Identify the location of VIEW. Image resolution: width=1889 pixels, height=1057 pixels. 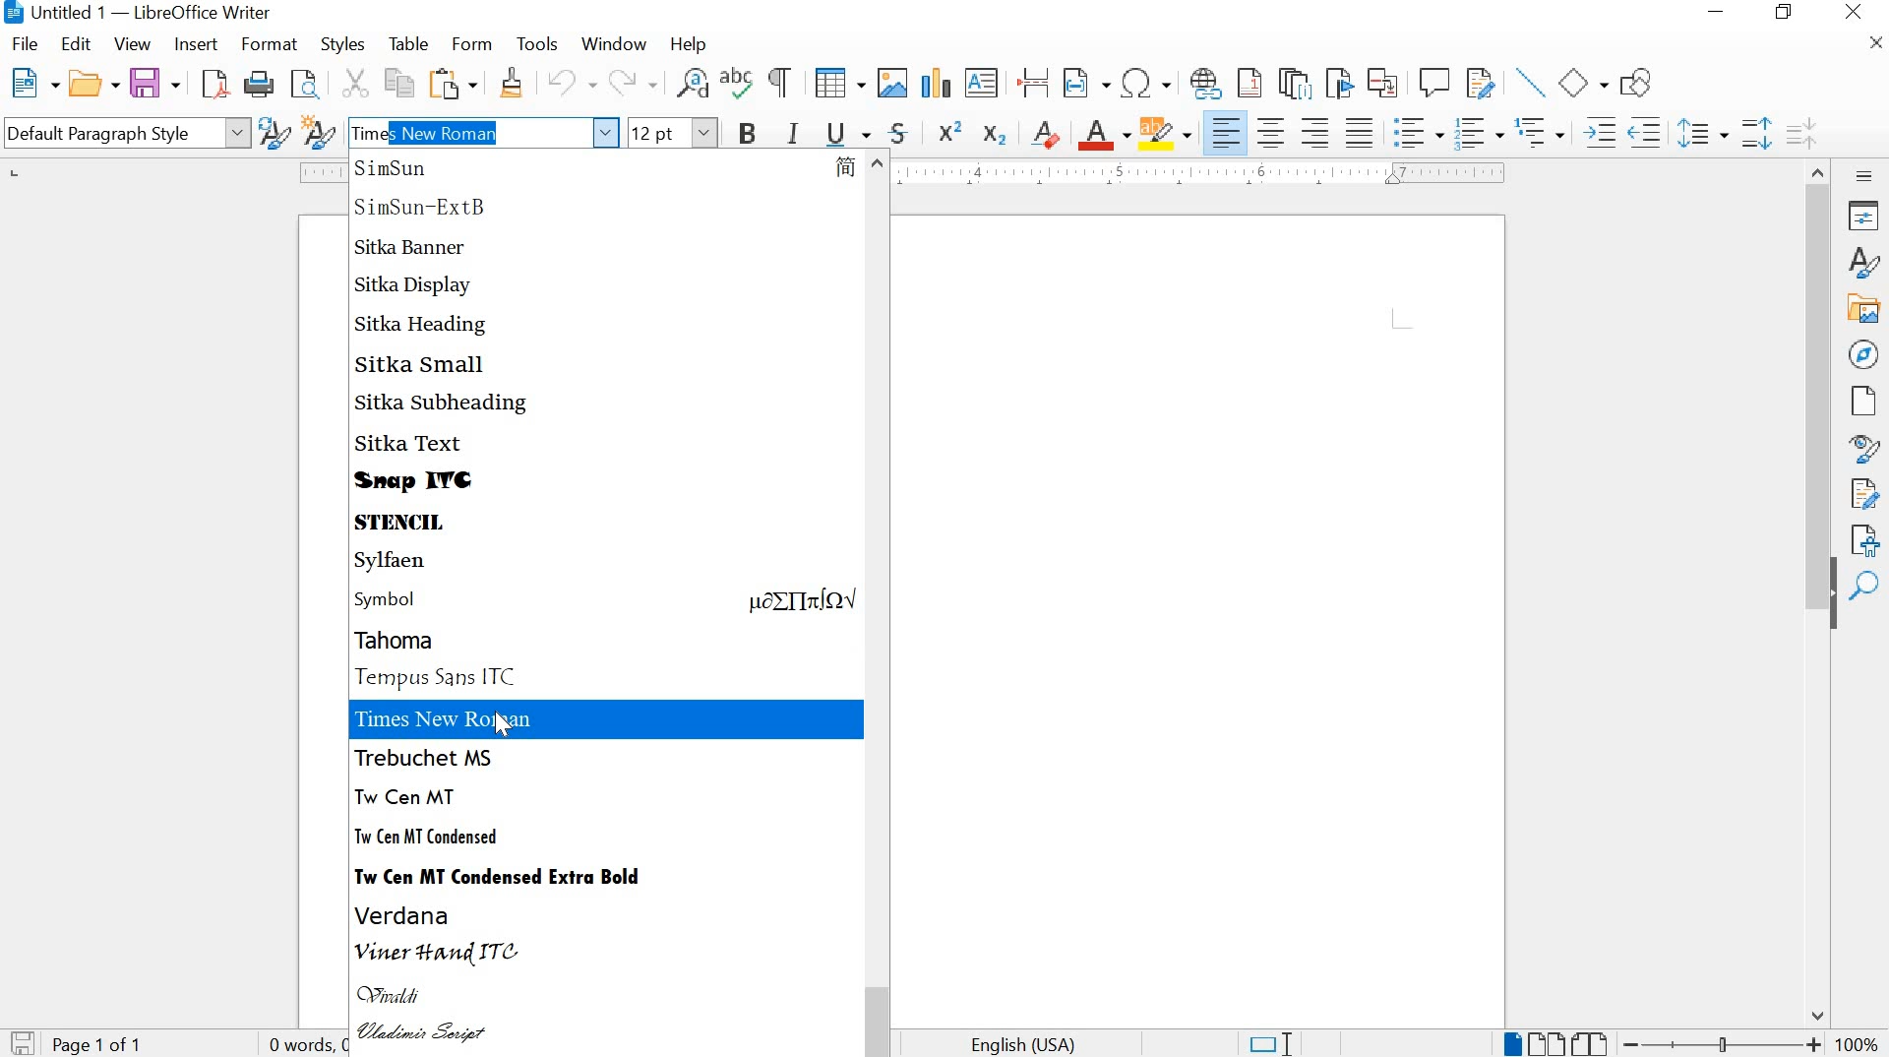
(134, 45).